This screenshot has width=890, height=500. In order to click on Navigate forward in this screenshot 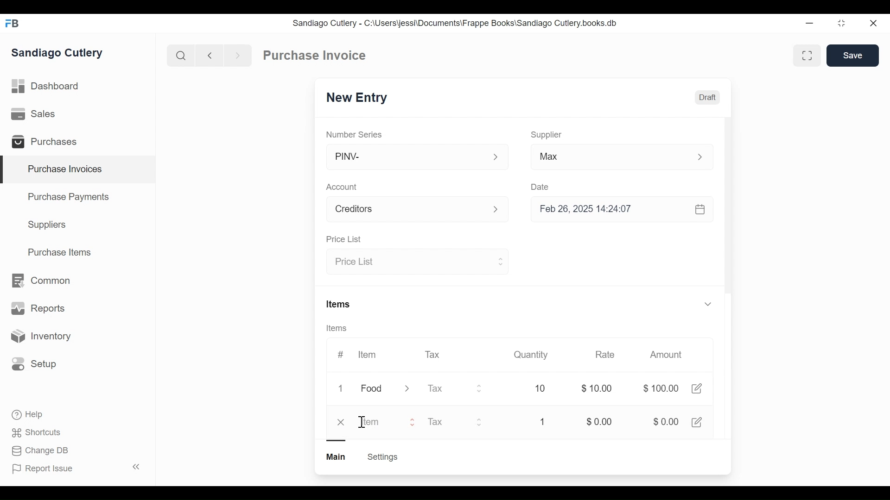, I will do `click(237, 55)`.